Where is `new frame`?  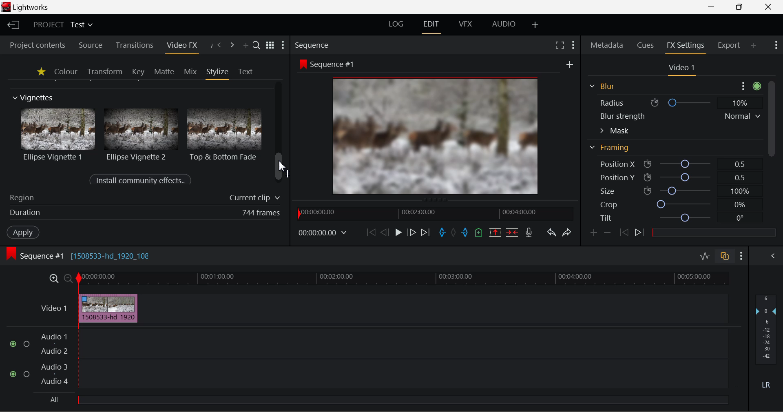
new frame is located at coordinates (571, 64).